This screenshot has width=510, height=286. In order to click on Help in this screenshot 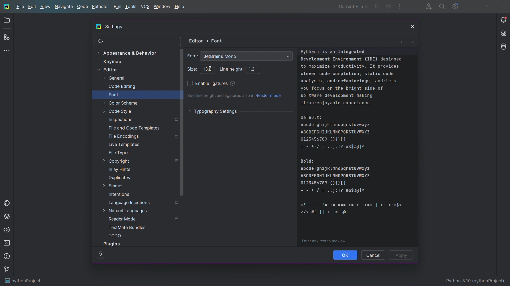, I will do `click(100, 255)`.